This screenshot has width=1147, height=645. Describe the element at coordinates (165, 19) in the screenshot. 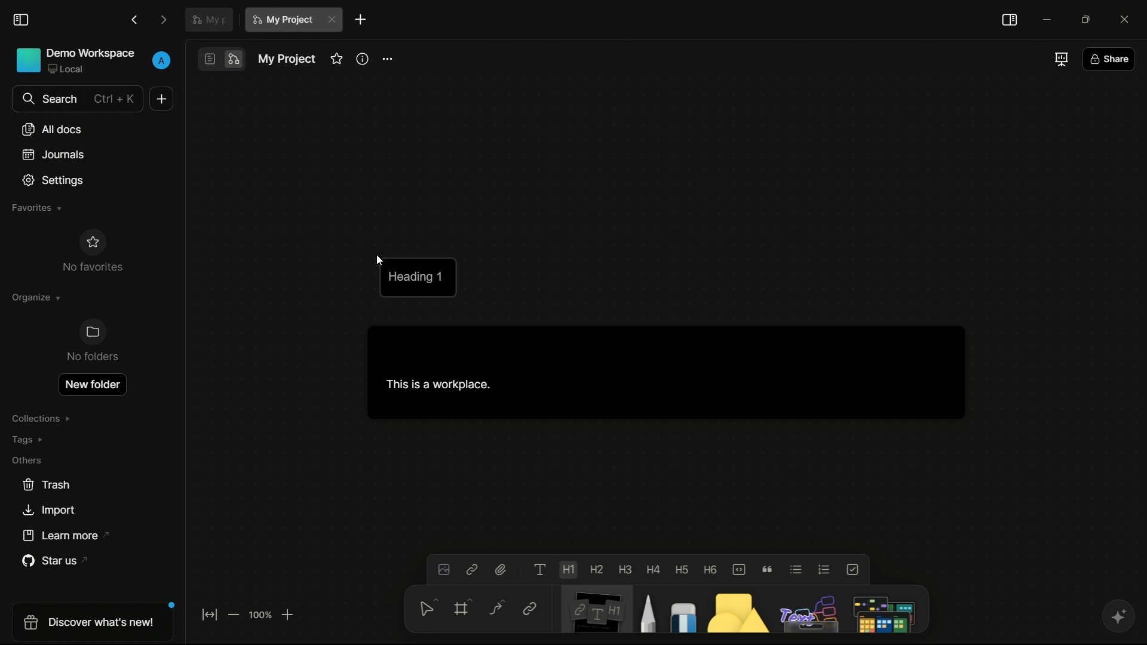

I see `forward` at that location.